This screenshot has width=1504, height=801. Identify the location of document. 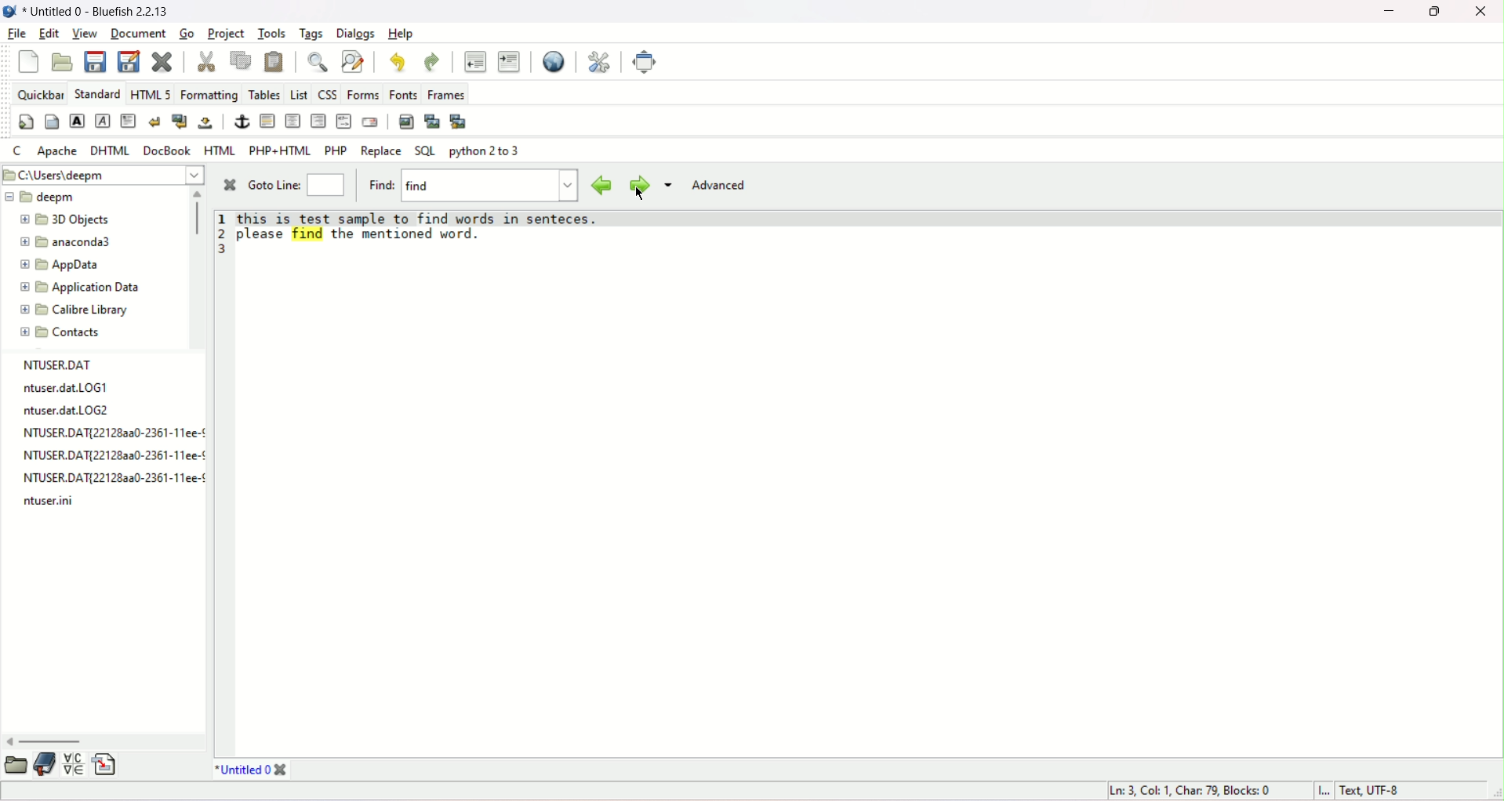
(136, 33).